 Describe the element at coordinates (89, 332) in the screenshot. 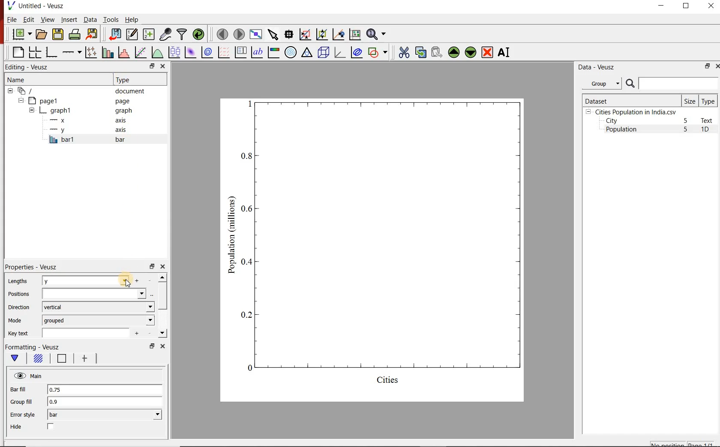

I see `input field` at that location.